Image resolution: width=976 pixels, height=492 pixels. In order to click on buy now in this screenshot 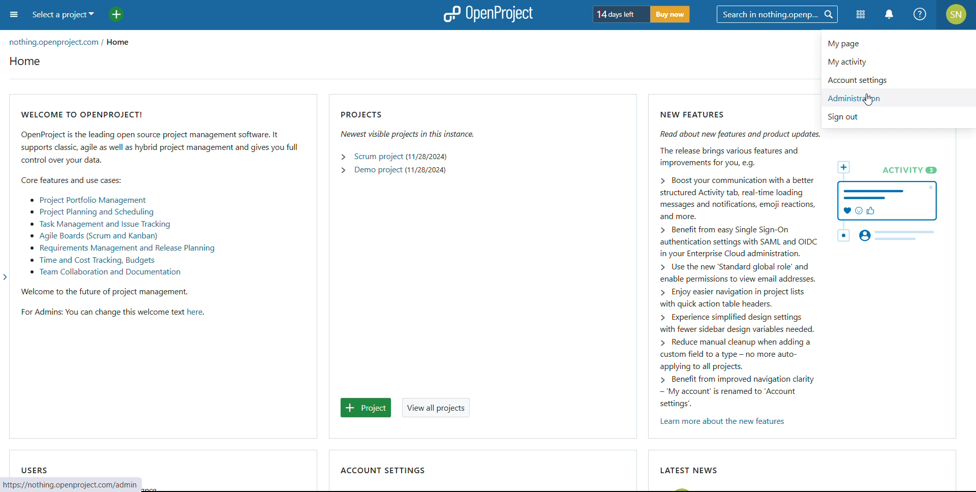, I will do `click(670, 14)`.